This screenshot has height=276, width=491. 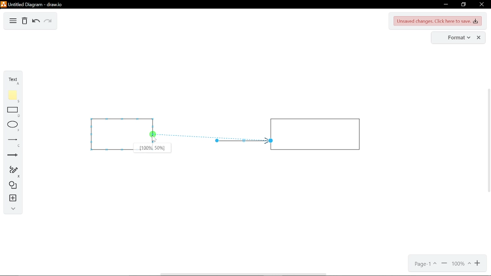 I want to click on ellipse, so click(x=12, y=127).